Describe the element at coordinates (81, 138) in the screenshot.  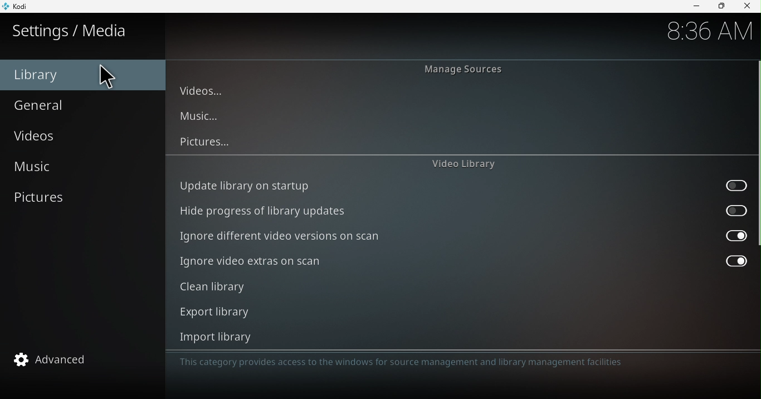
I see `Videos` at that location.